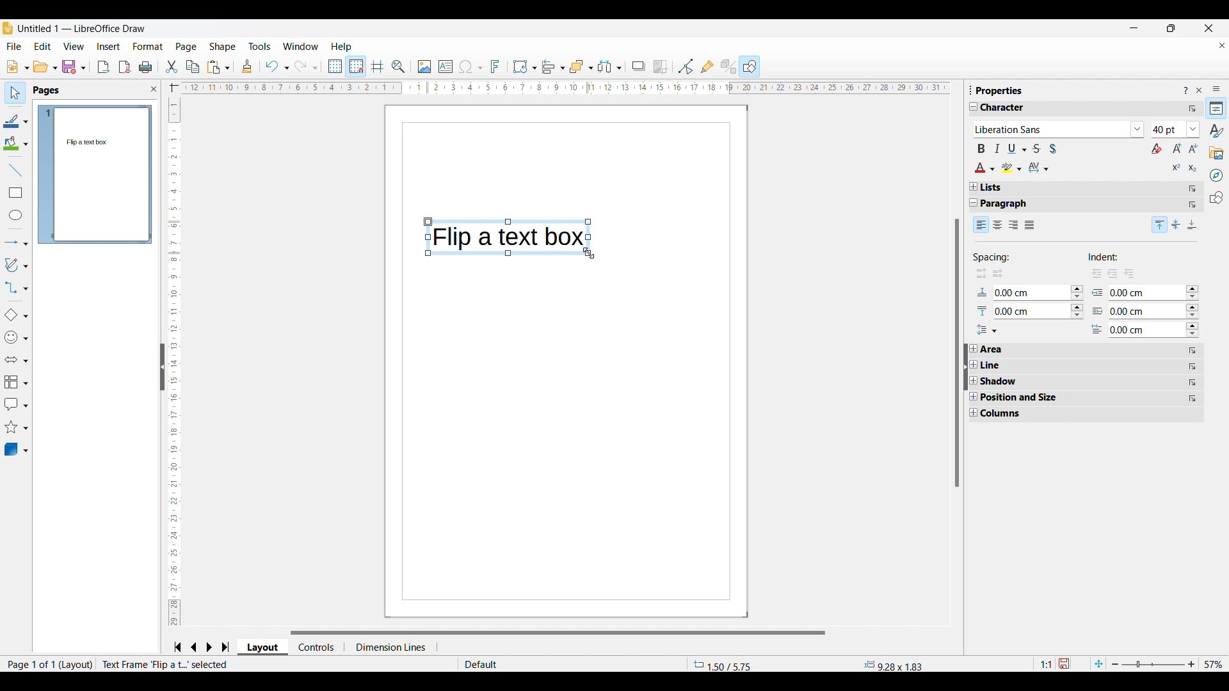 The height and width of the screenshot is (691, 1229). I want to click on Change respective spacing attribute, so click(1077, 302).